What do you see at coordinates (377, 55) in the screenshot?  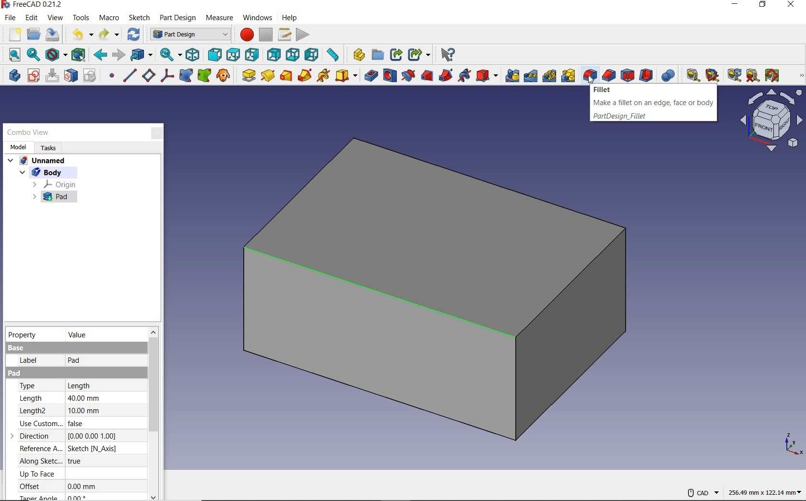 I see `create group` at bounding box center [377, 55].